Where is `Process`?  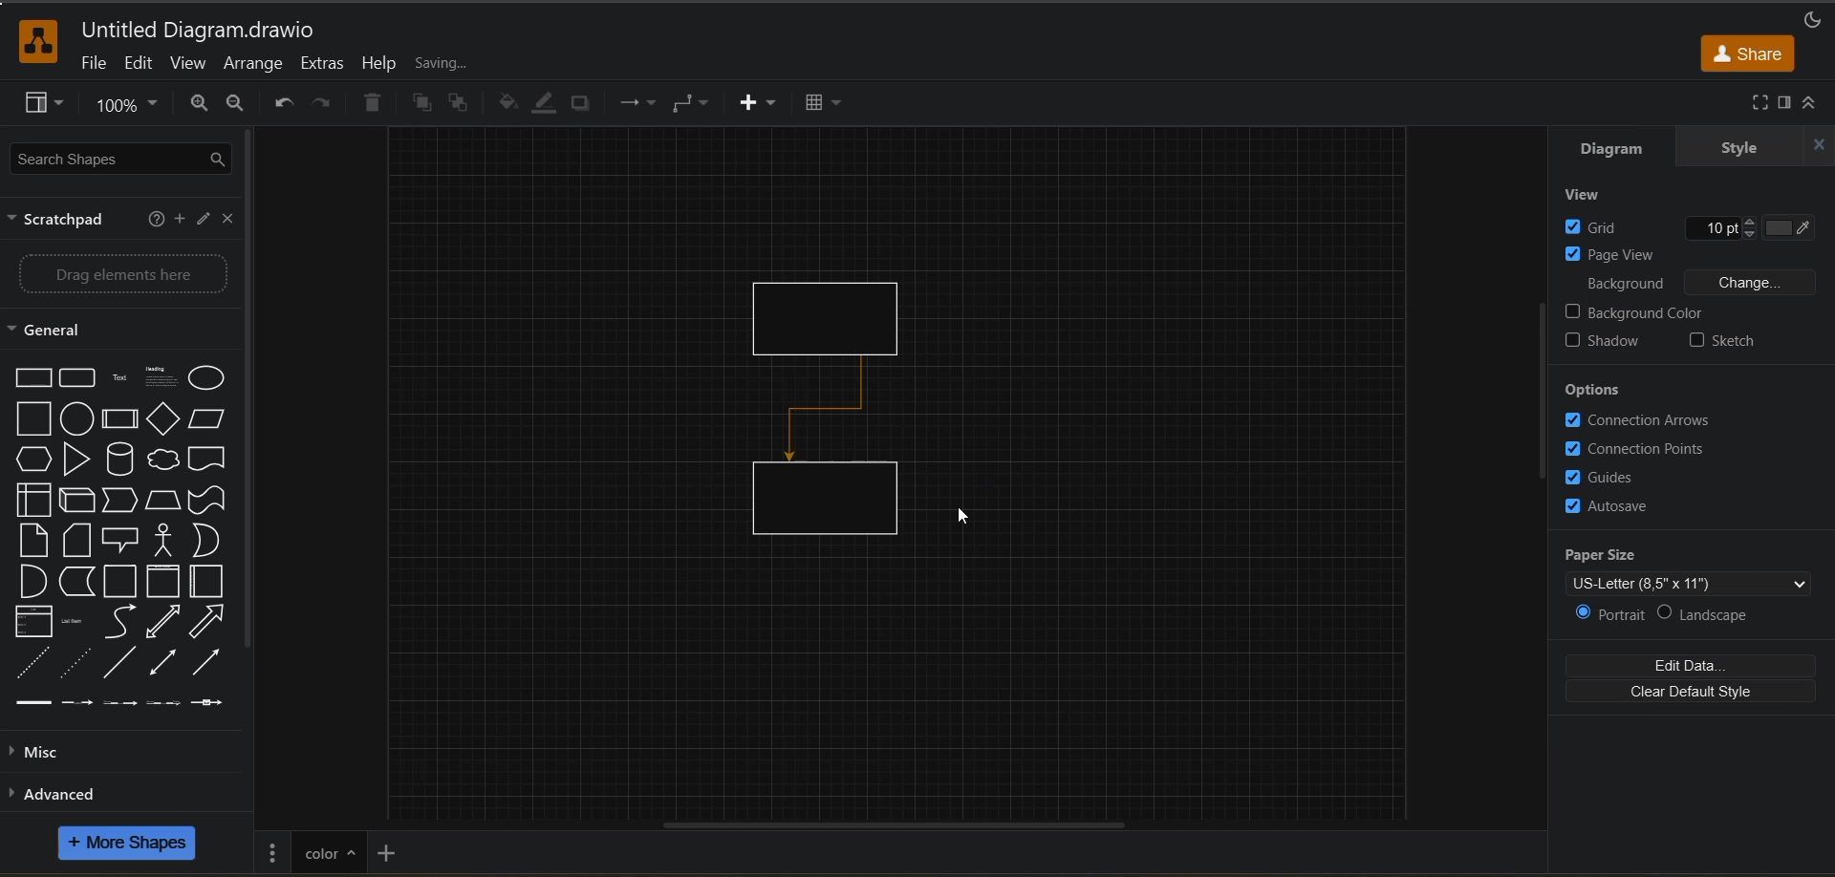
Process is located at coordinates (121, 419).